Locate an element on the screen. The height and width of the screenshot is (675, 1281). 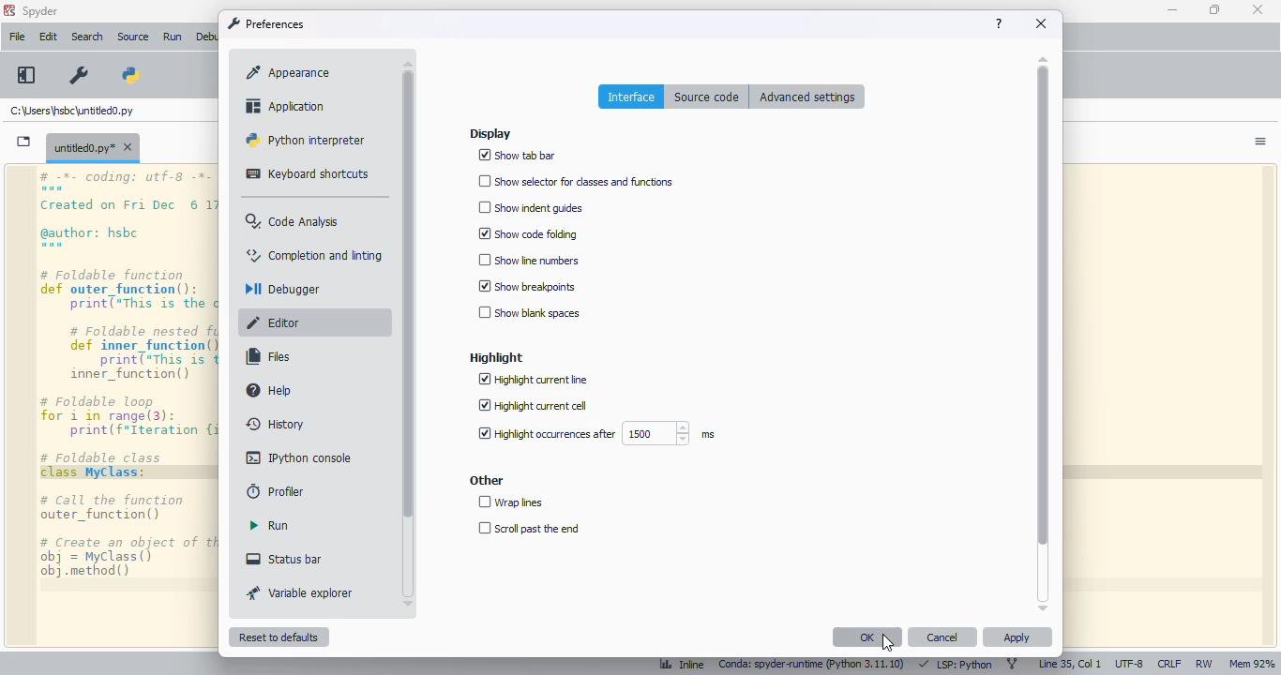
PYTHONPATH manager is located at coordinates (129, 75).